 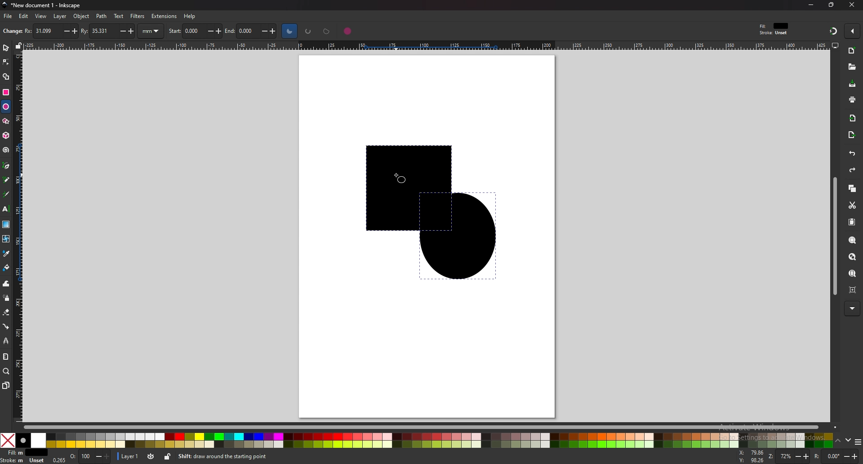 What do you see at coordinates (851, 154) in the screenshot?
I see `undo` at bounding box center [851, 154].